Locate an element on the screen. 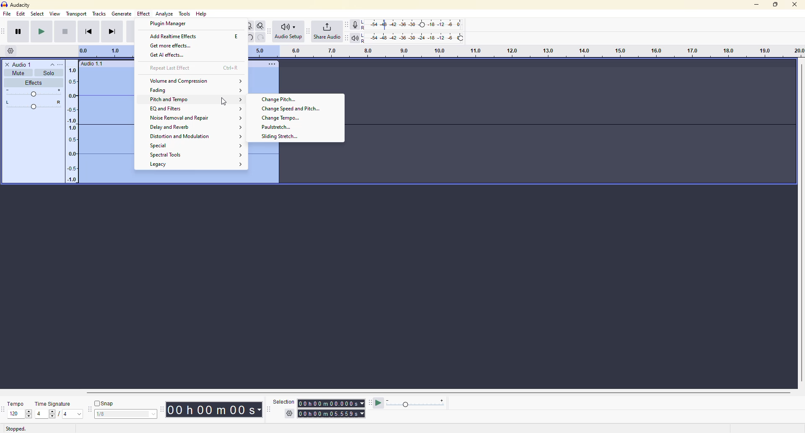 The image size is (805, 433). select is located at coordinates (37, 14).